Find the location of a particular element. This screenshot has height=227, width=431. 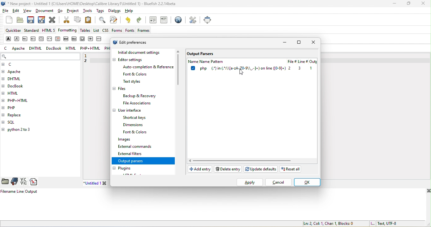

unindent is located at coordinates (152, 20).